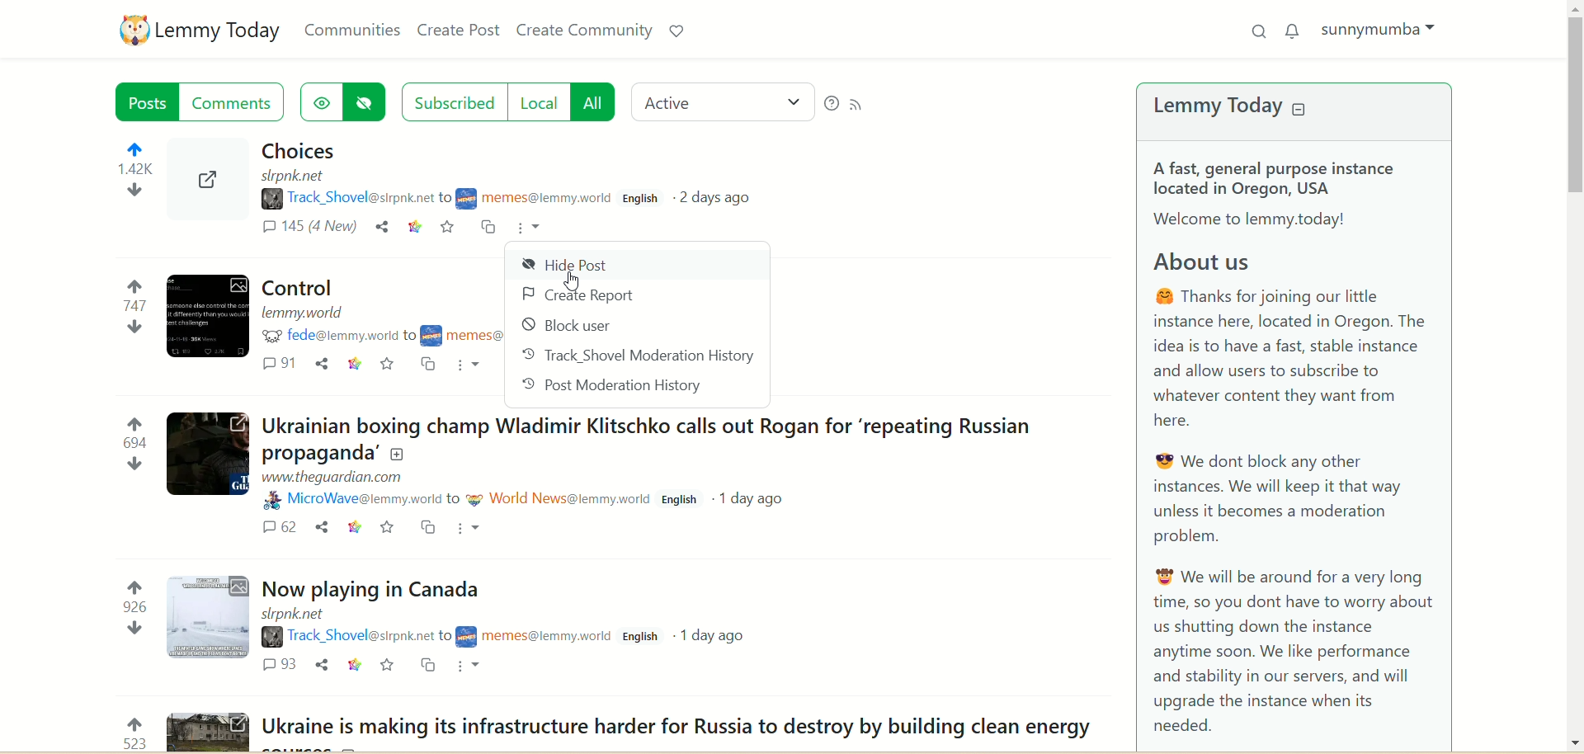  I want to click on username, so click(334, 337).